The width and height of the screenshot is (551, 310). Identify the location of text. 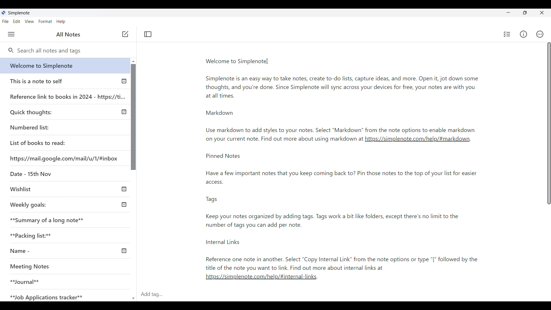
(347, 213).